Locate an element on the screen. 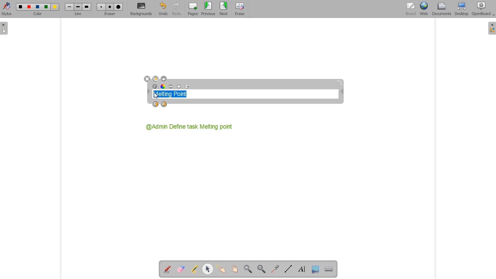 This screenshot has width=496, height=279. Select and modify object is located at coordinates (208, 269).